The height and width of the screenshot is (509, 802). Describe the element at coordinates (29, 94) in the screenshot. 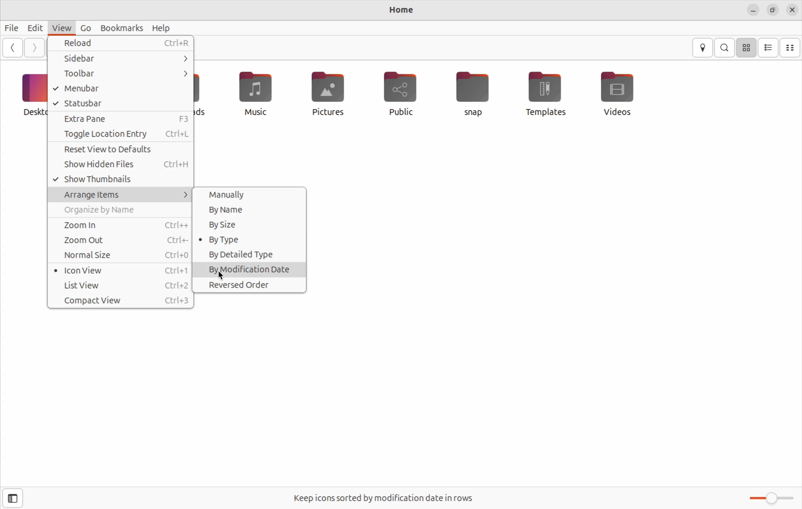

I see `desktop icon ` at that location.